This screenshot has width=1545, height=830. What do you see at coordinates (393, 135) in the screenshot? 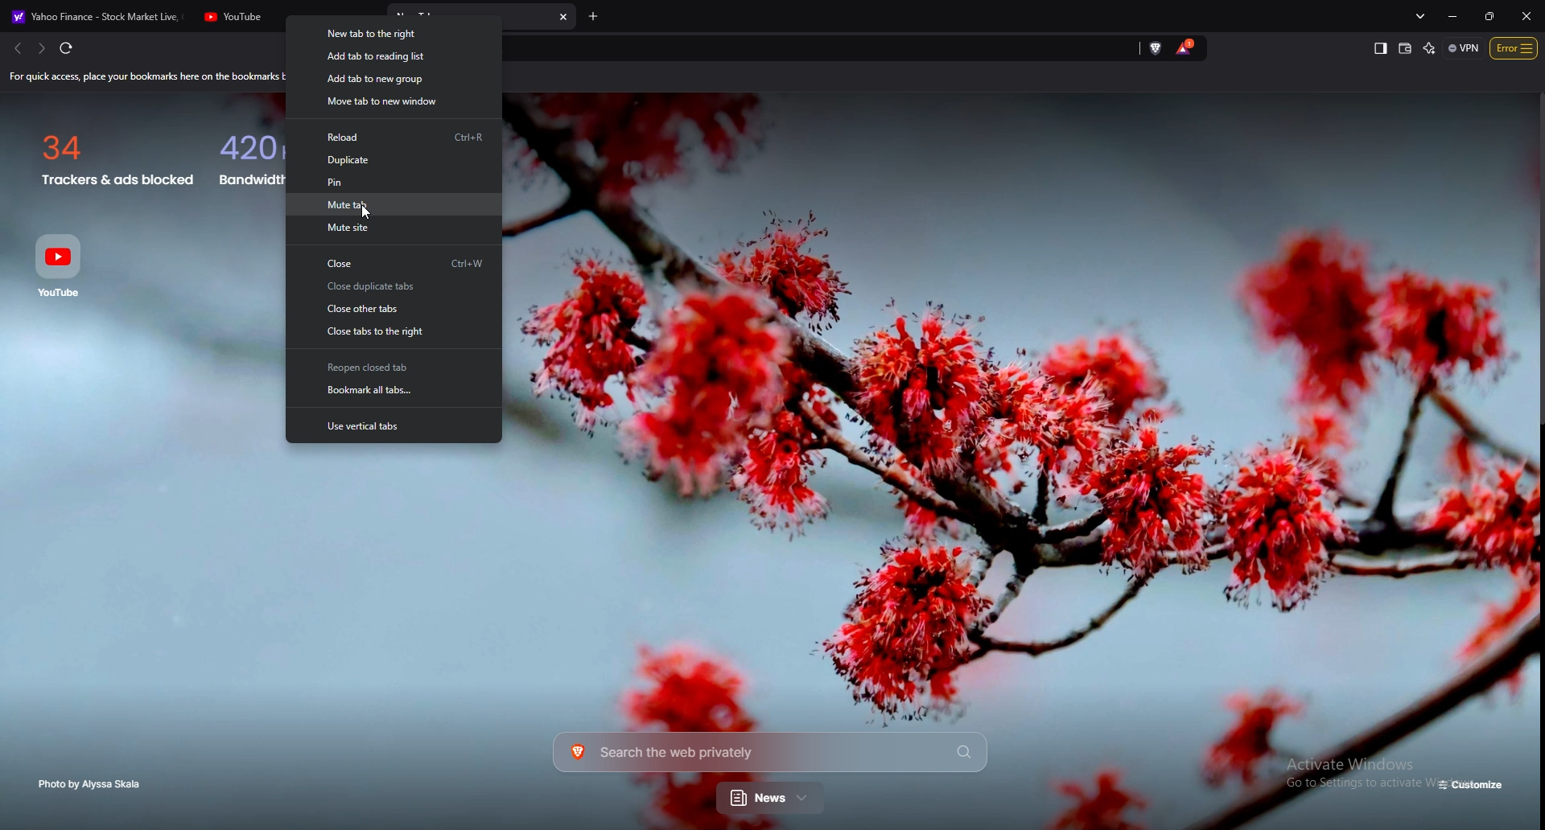
I see `reload Ctrl+R` at bounding box center [393, 135].